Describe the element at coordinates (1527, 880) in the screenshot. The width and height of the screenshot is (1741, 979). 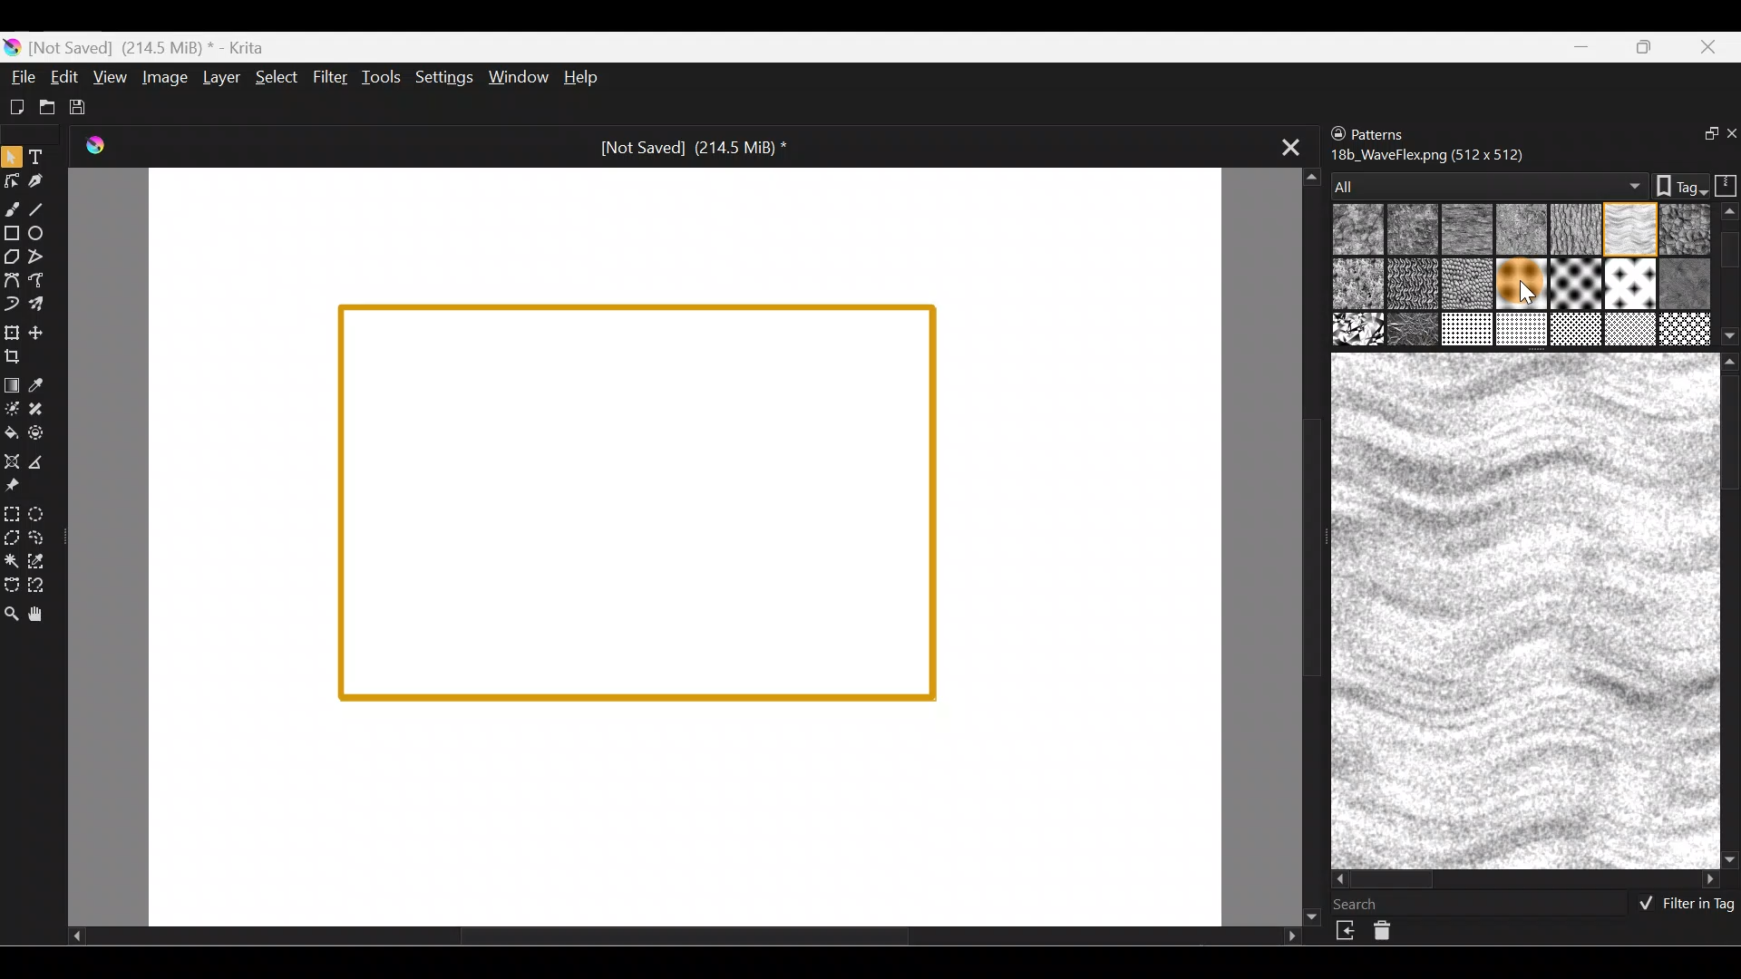
I see `Scroll bar` at that location.